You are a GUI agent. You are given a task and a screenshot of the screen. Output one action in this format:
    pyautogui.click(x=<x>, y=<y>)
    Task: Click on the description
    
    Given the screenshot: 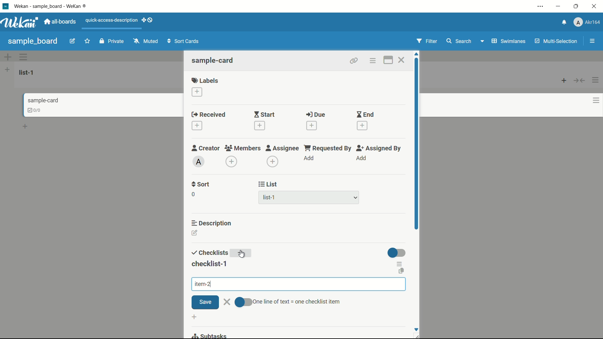 What is the action you would take?
    pyautogui.click(x=212, y=223)
    